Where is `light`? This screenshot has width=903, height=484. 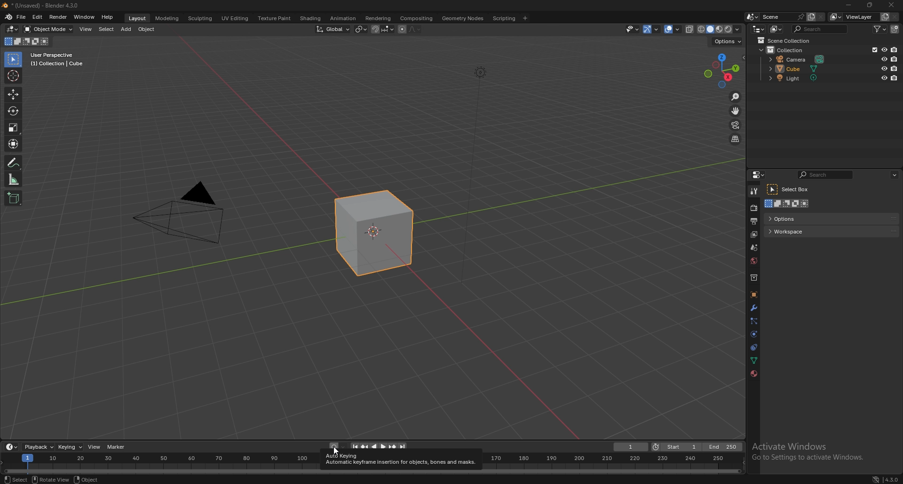
light is located at coordinates (801, 78).